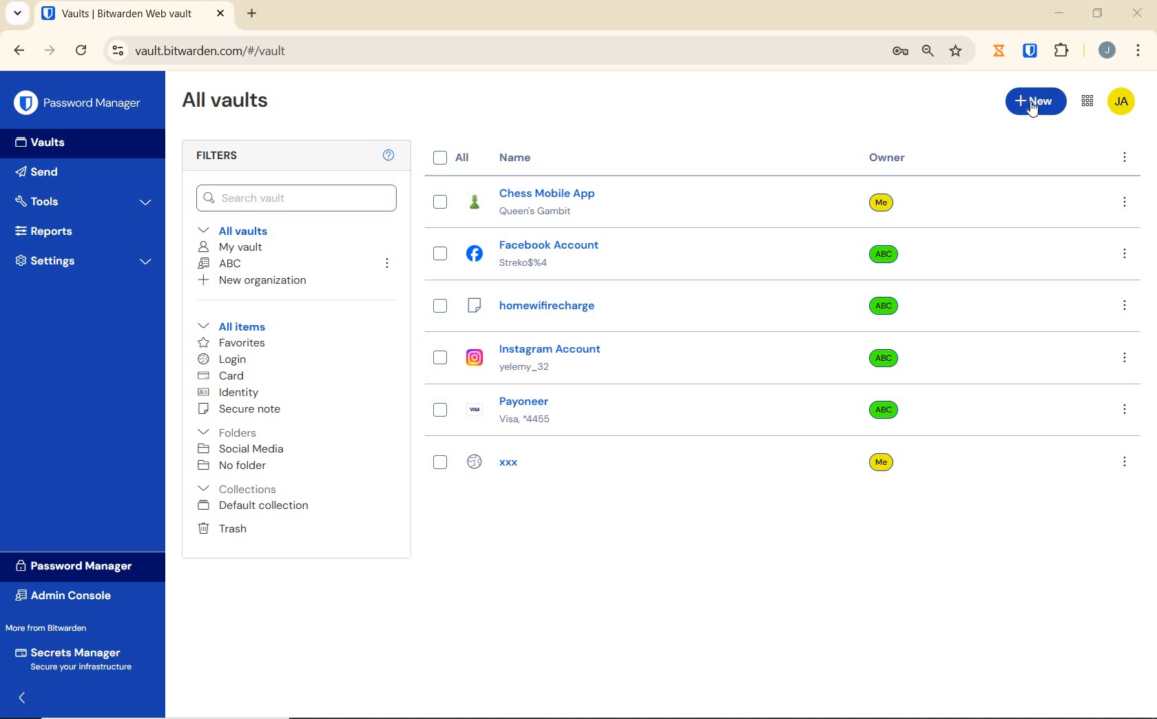 Image resolution: width=1157 pixels, height=719 pixels. What do you see at coordinates (1138, 50) in the screenshot?
I see `customize Google chrome` at bounding box center [1138, 50].